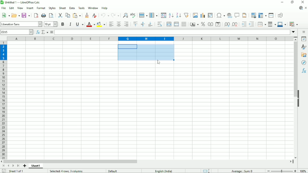 The image size is (308, 173). I want to click on Default, so click(115, 170).